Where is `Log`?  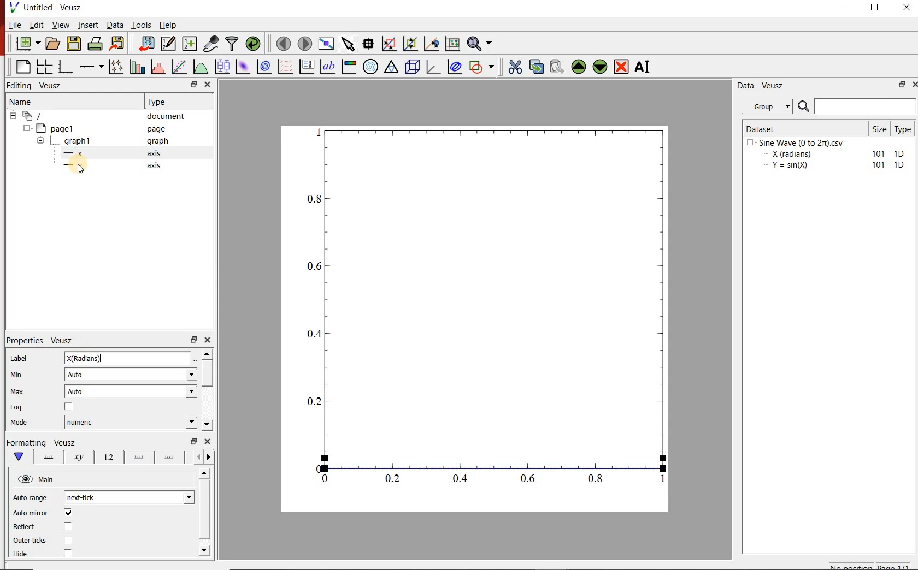 Log is located at coordinates (16, 407).